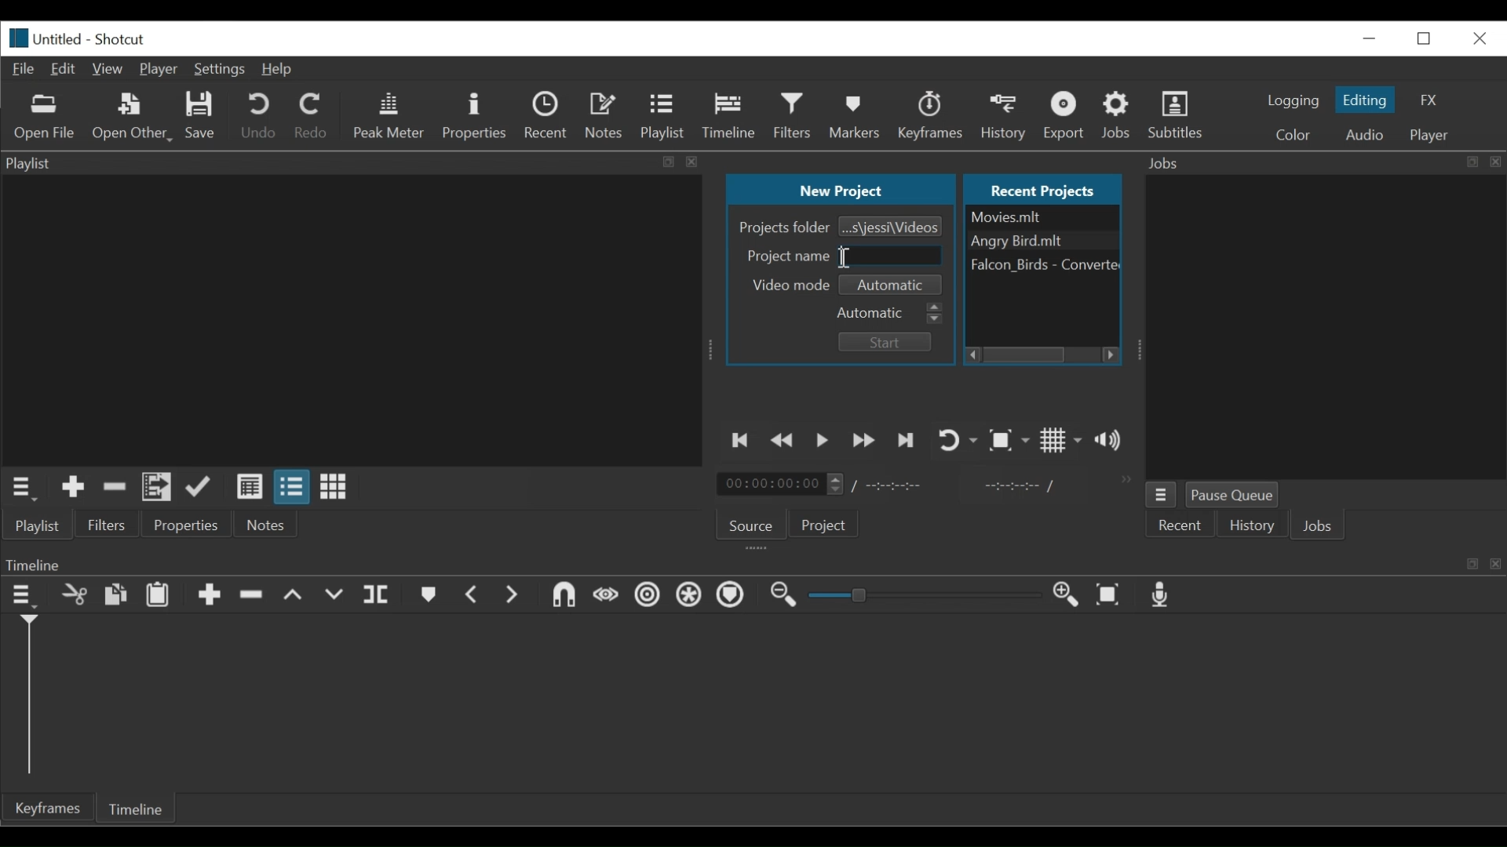 This screenshot has height=847, width=1507. What do you see at coordinates (1070, 595) in the screenshot?
I see `Zoom Timeline in` at bounding box center [1070, 595].